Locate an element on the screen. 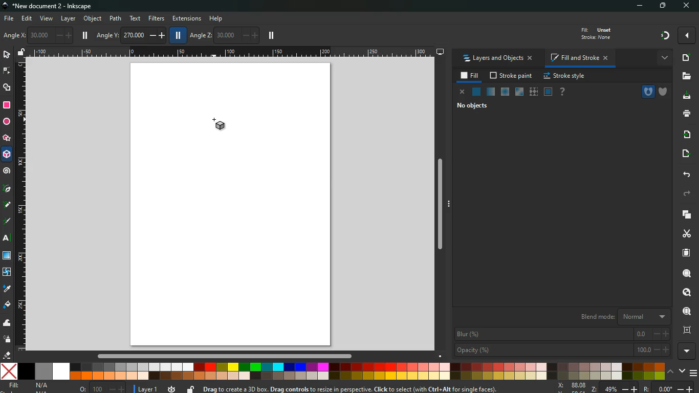 The height and width of the screenshot is (393, 699). blend mode is located at coordinates (620, 317).